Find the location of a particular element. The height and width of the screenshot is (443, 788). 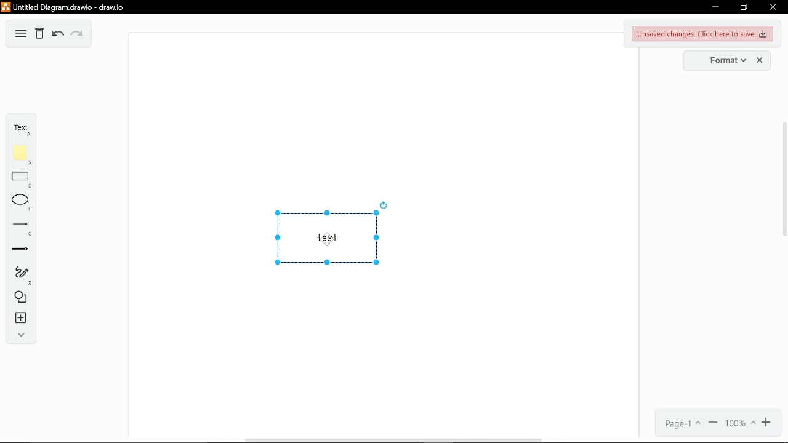

untitiled diagram.drawio - draw.io is located at coordinates (66, 7).